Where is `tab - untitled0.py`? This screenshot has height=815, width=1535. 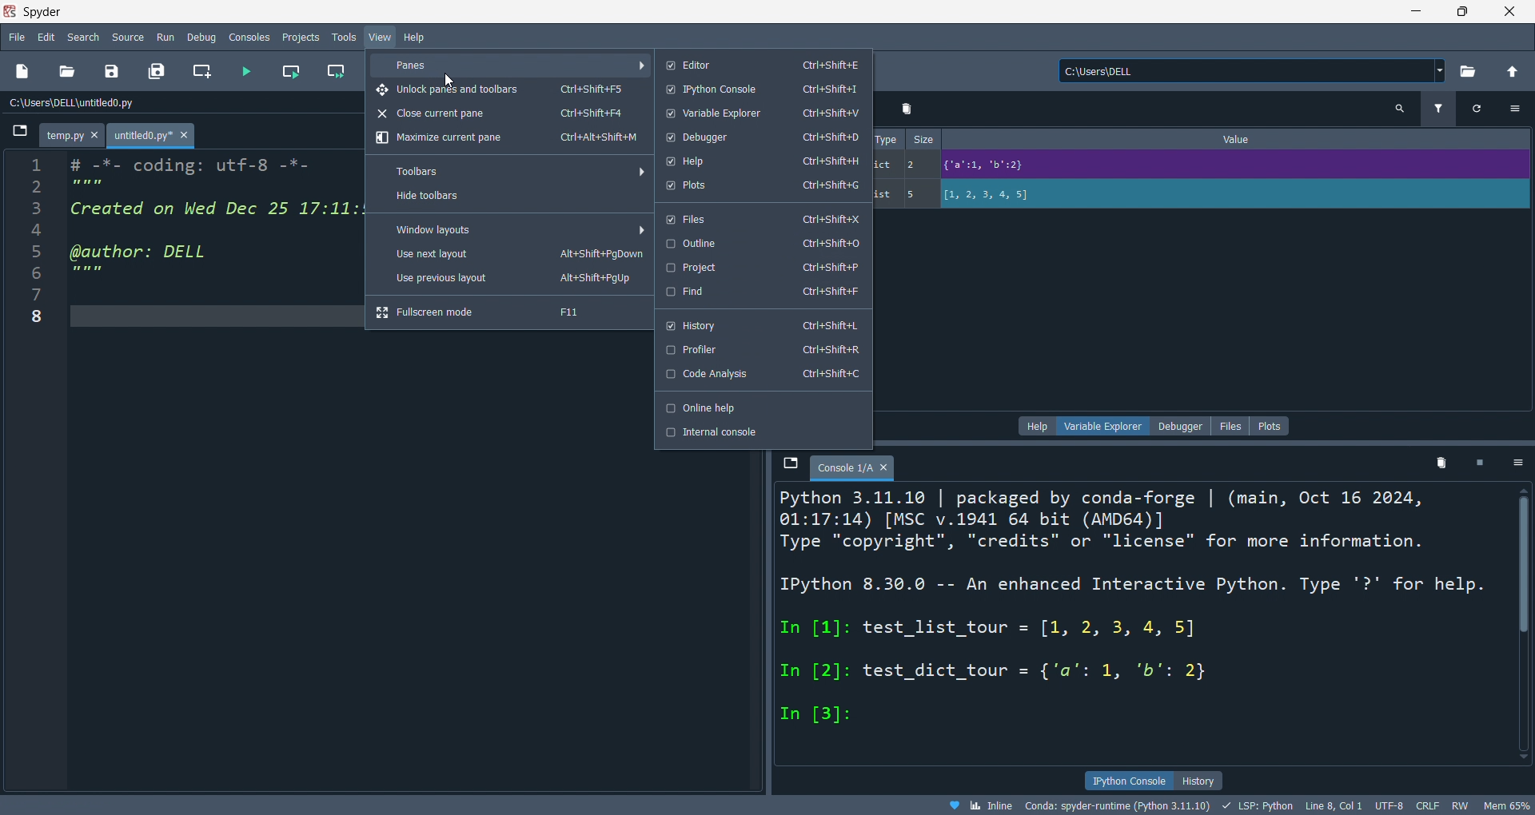 tab - untitled0.py is located at coordinates (152, 137).